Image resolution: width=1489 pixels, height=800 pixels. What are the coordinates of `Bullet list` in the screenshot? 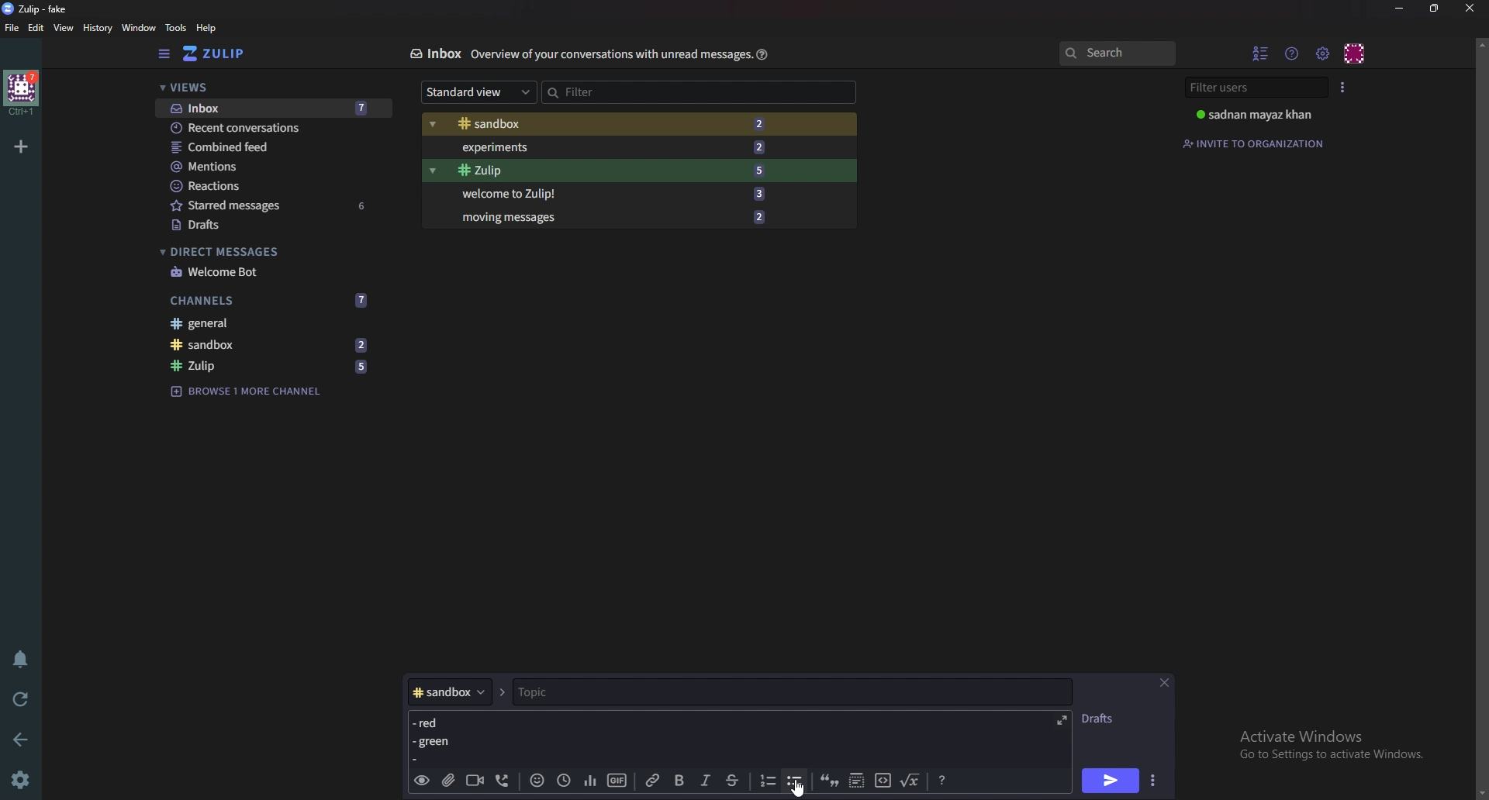 It's located at (795, 781).